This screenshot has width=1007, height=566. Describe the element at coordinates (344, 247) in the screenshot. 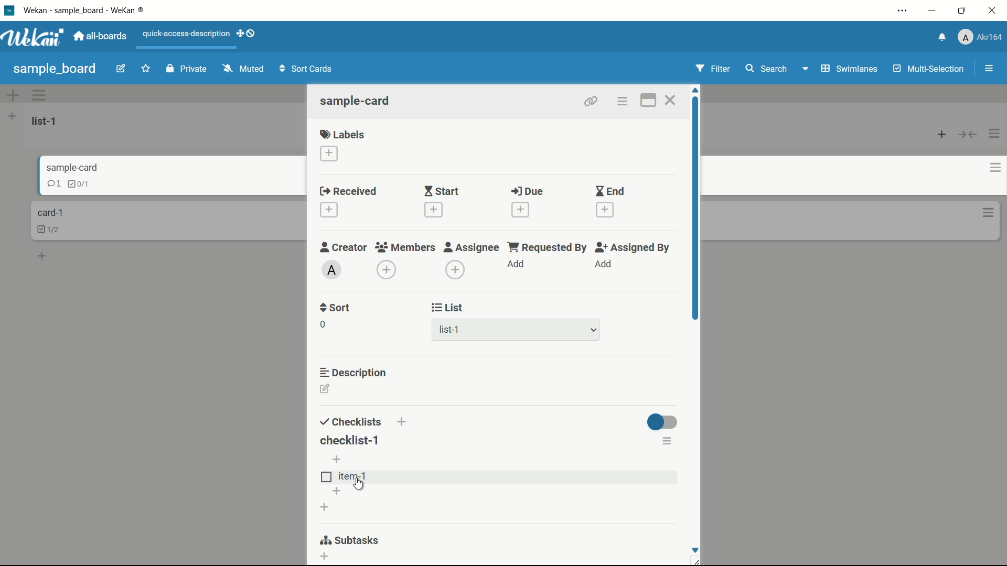

I see `creator` at that location.